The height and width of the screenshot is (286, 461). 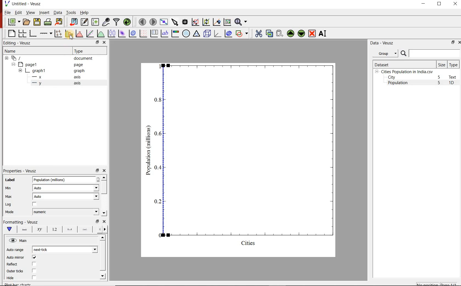 I want to click on Main formatting, so click(x=10, y=229).